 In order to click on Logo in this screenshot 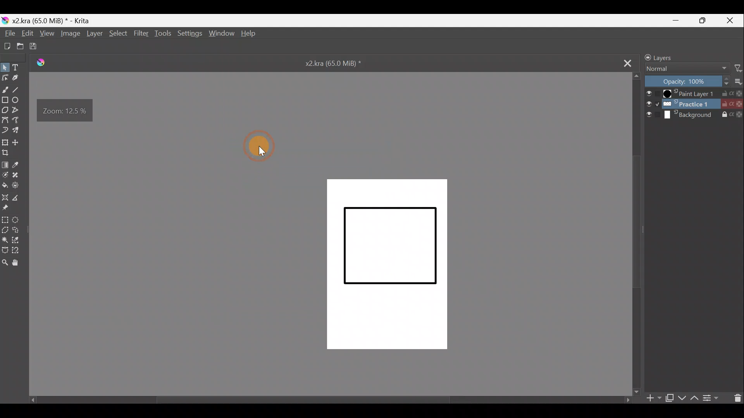, I will do `click(42, 64)`.